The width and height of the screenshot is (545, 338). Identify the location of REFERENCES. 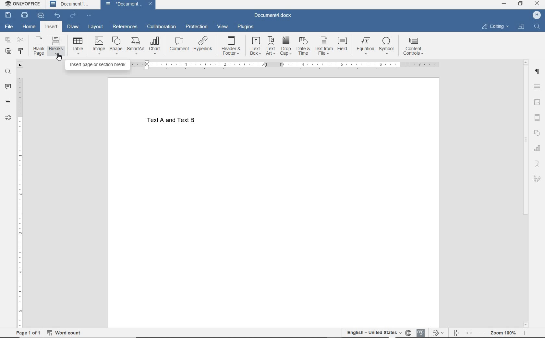
(125, 27).